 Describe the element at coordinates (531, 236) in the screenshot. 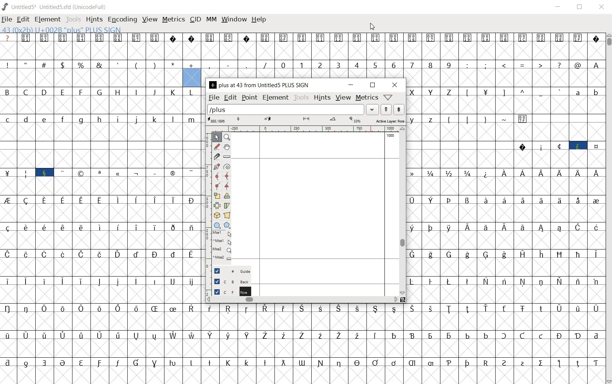

I see `Latin extended characters` at that location.